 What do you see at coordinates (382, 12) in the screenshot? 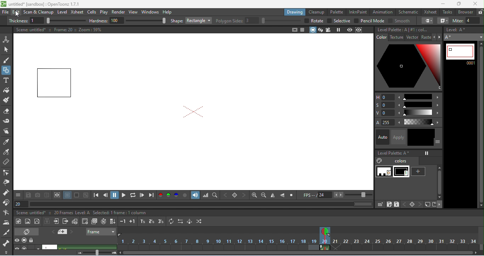
I see `animation` at bounding box center [382, 12].